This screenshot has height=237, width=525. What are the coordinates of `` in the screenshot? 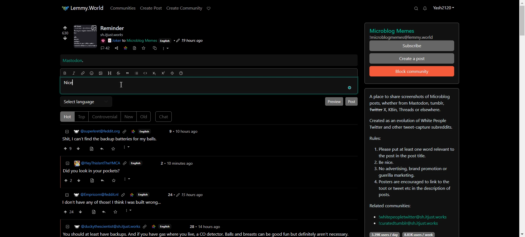 It's located at (210, 226).